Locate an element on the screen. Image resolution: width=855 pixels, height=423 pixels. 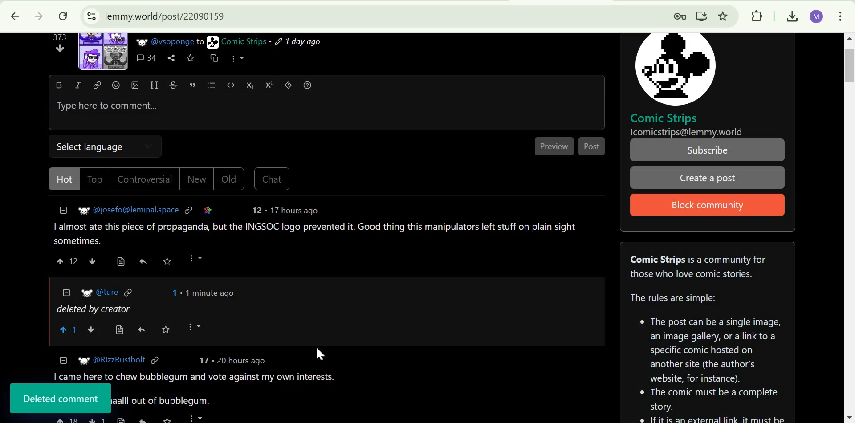
Controversial is located at coordinates (145, 179).